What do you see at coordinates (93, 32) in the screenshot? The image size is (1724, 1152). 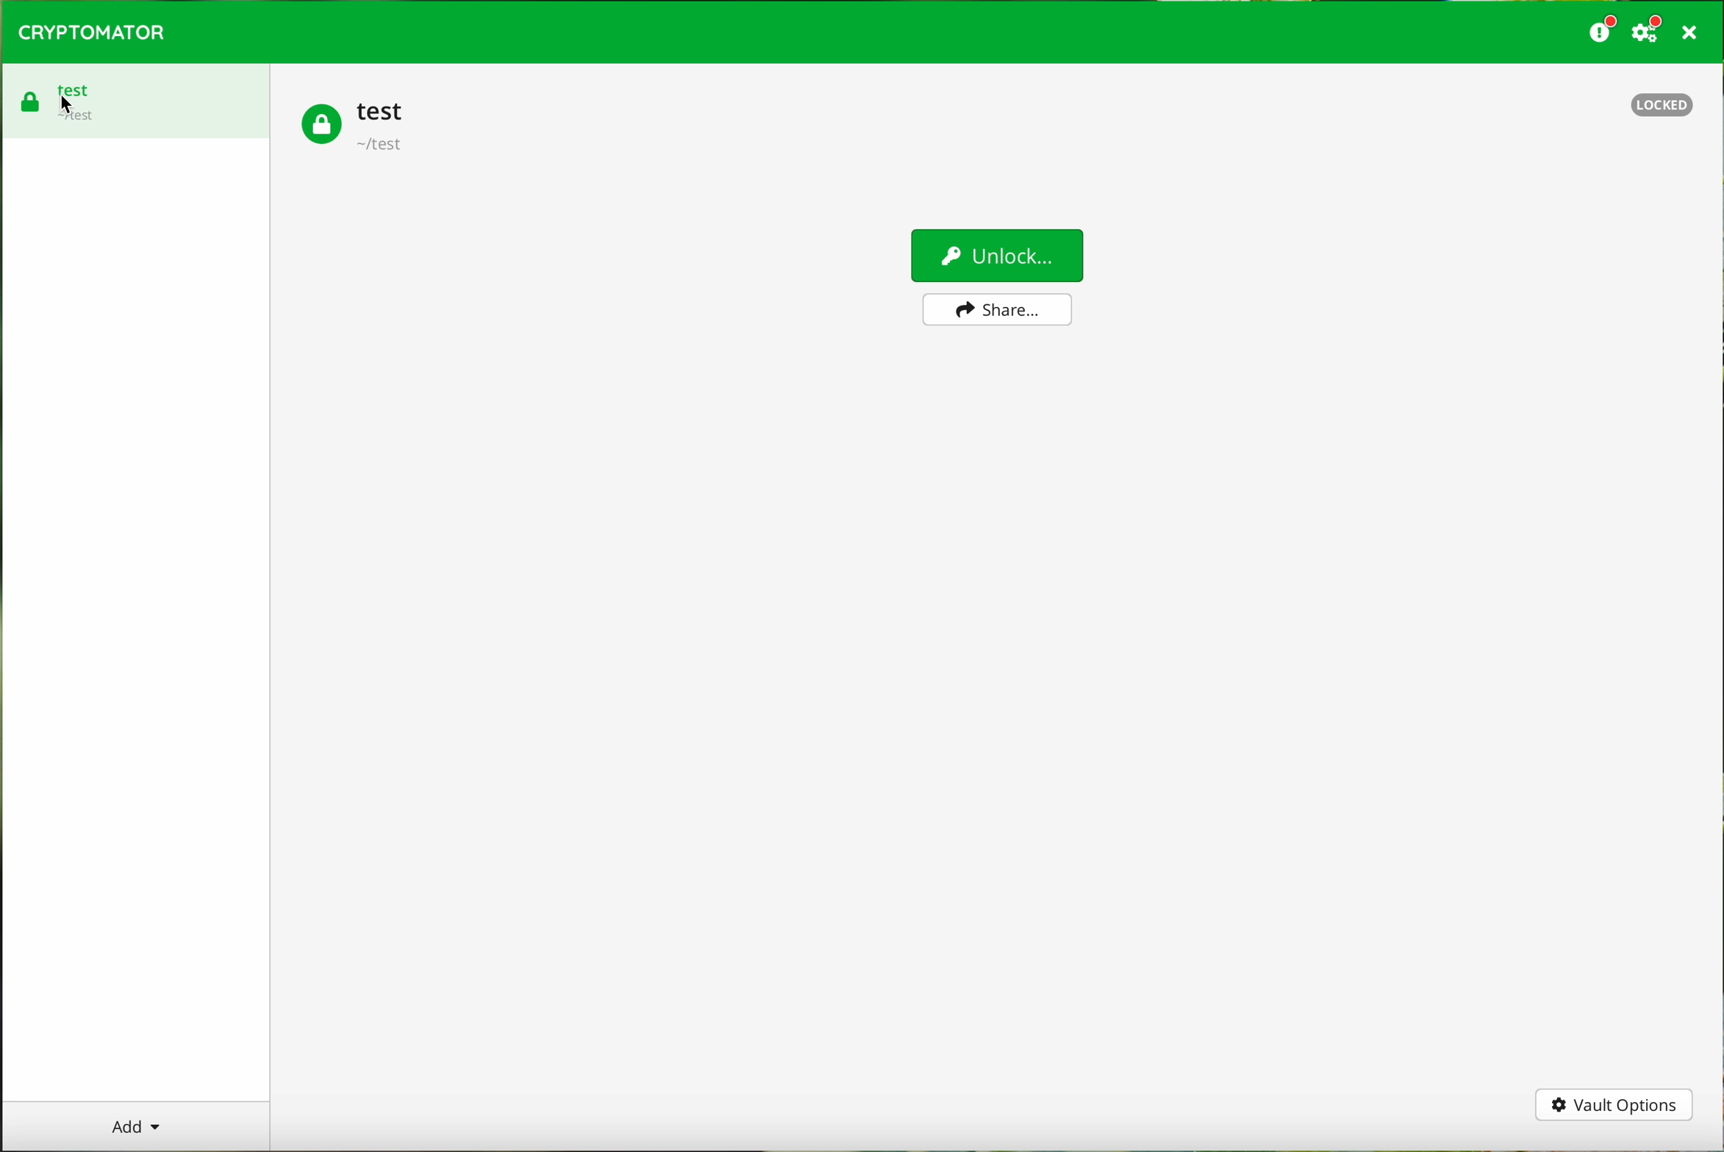 I see `CRYPTOMATOR` at bounding box center [93, 32].